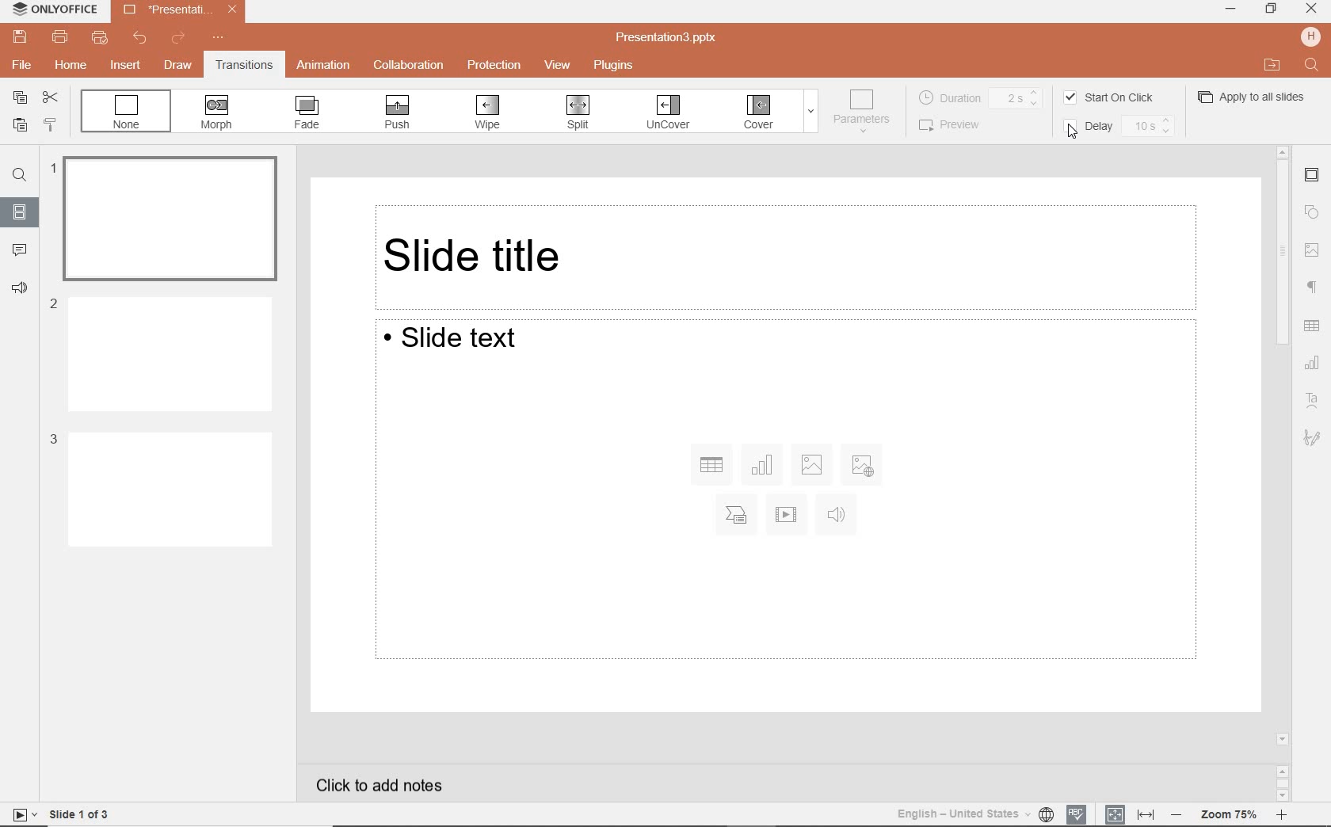 This screenshot has width=1331, height=827. Describe the element at coordinates (667, 115) in the screenshot. I see `UNCOVER` at that location.